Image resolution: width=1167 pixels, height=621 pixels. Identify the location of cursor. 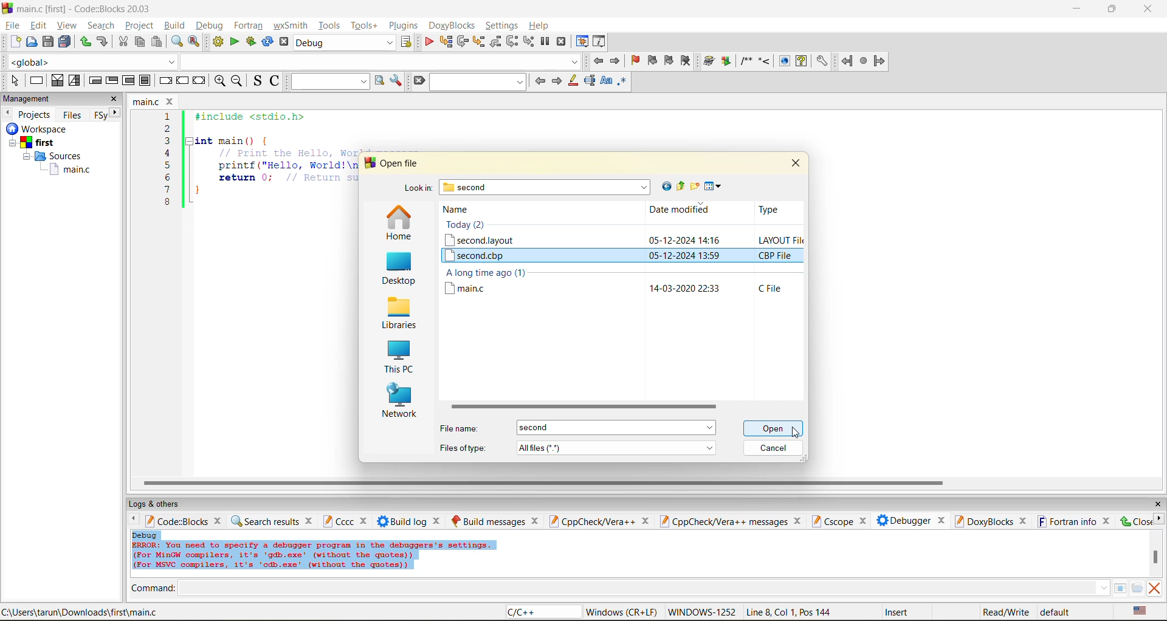
(794, 432).